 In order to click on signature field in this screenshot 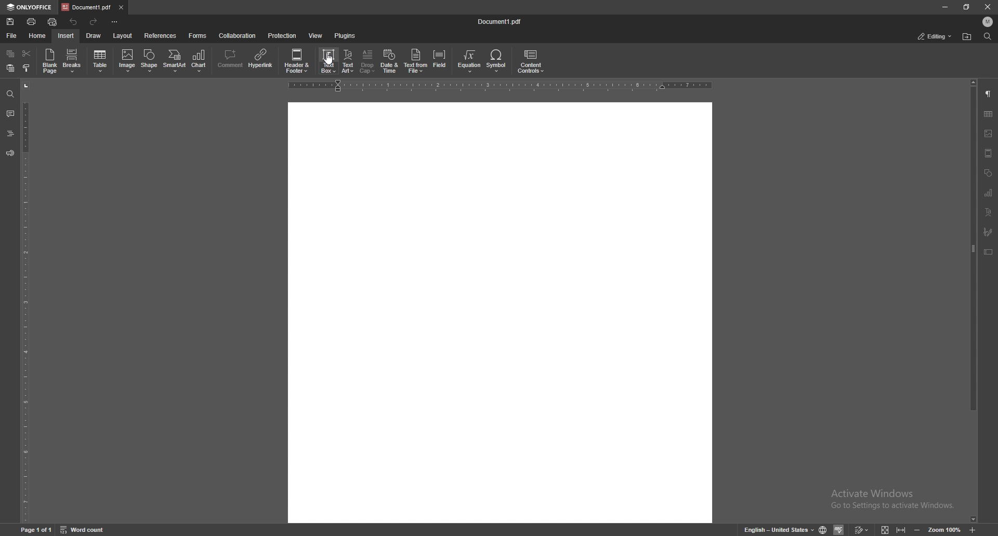, I will do `click(988, 231)`.